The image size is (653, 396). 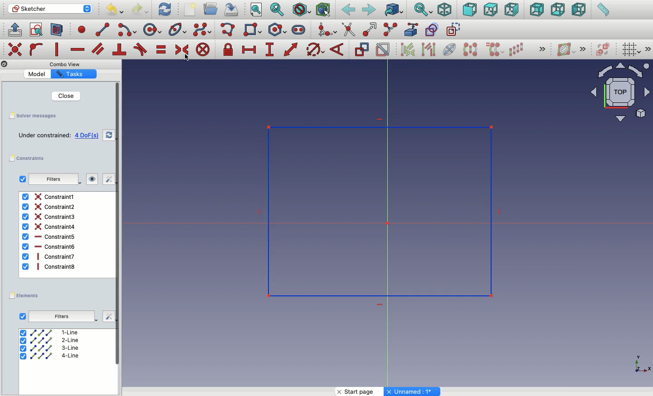 I want to click on arc, so click(x=128, y=30).